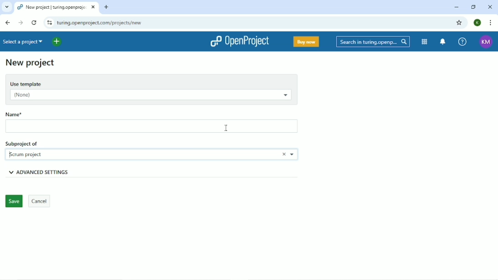 The width and height of the screenshot is (498, 280). Describe the element at coordinates (490, 6) in the screenshot. I see `Close` at that location.